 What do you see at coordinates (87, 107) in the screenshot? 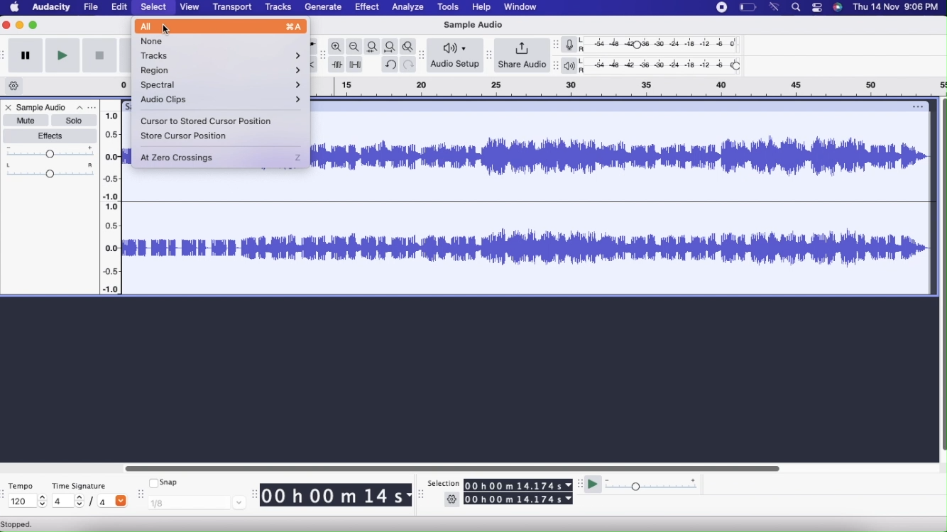
I see `Options` at bounding box center [87, 107].